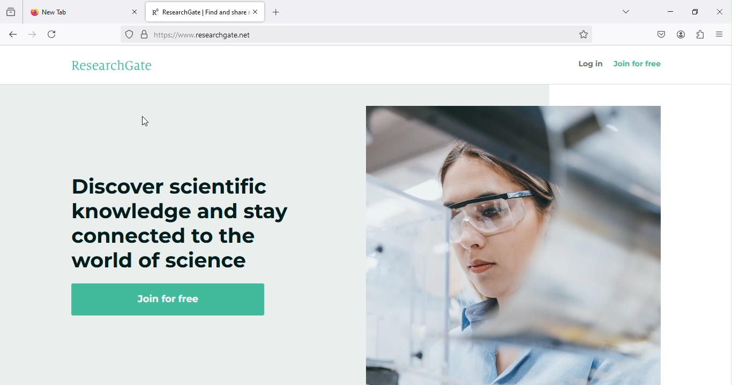  I want to click on open/ close side bar, so click(722, 35).